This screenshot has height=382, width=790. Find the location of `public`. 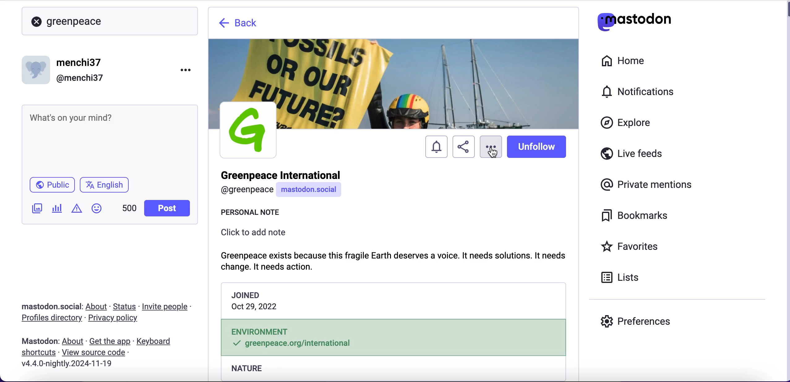

public is located at coordinates (51, 186).